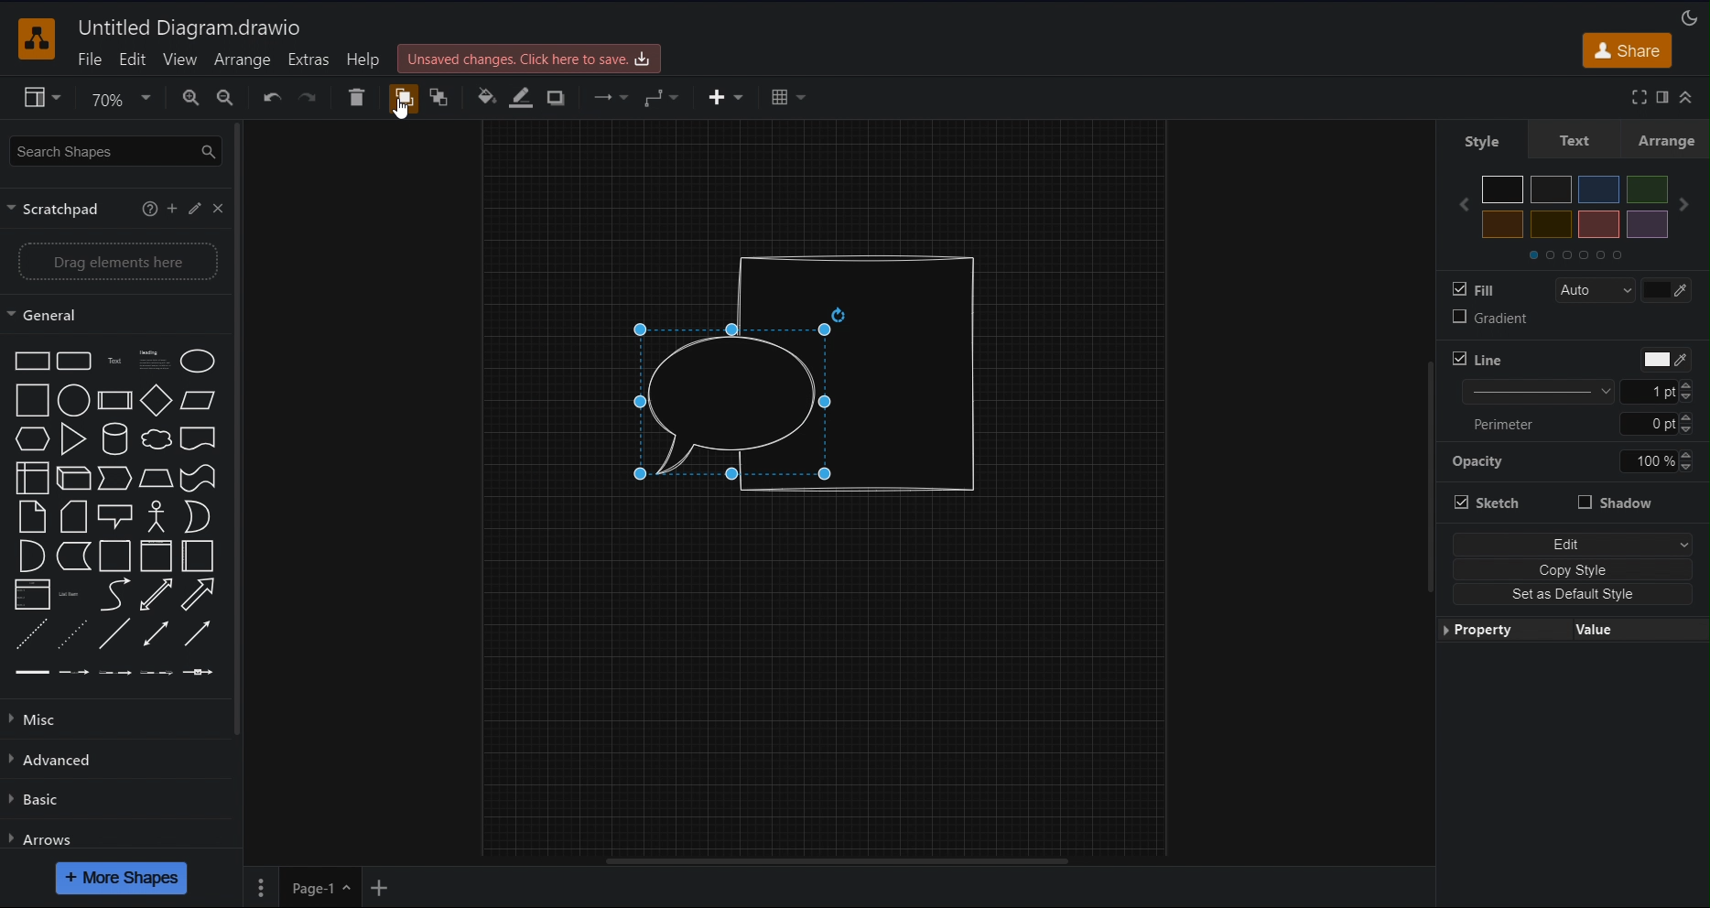  What do you see at coordinates (32, 478) in the screenshot?
I see `Internal storage` at bounding box center [32, 478].